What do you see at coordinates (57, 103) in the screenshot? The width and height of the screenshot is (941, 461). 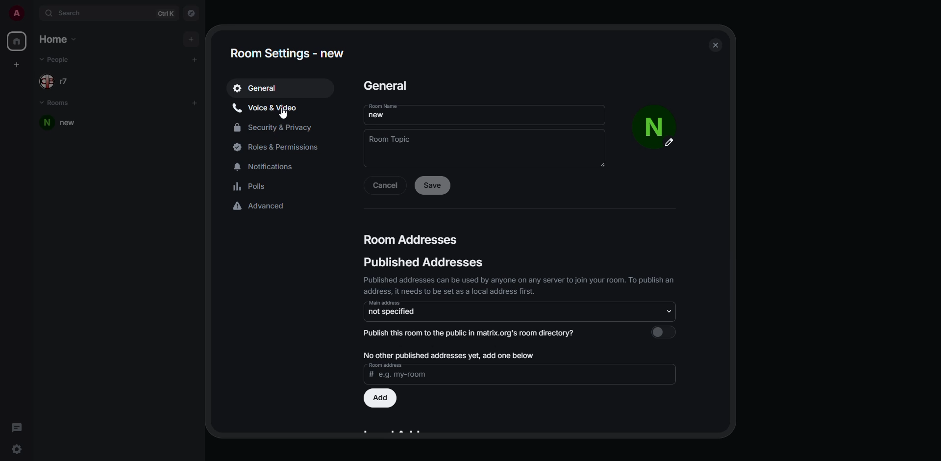 I see `rooms` at bounding box center [57, 103].